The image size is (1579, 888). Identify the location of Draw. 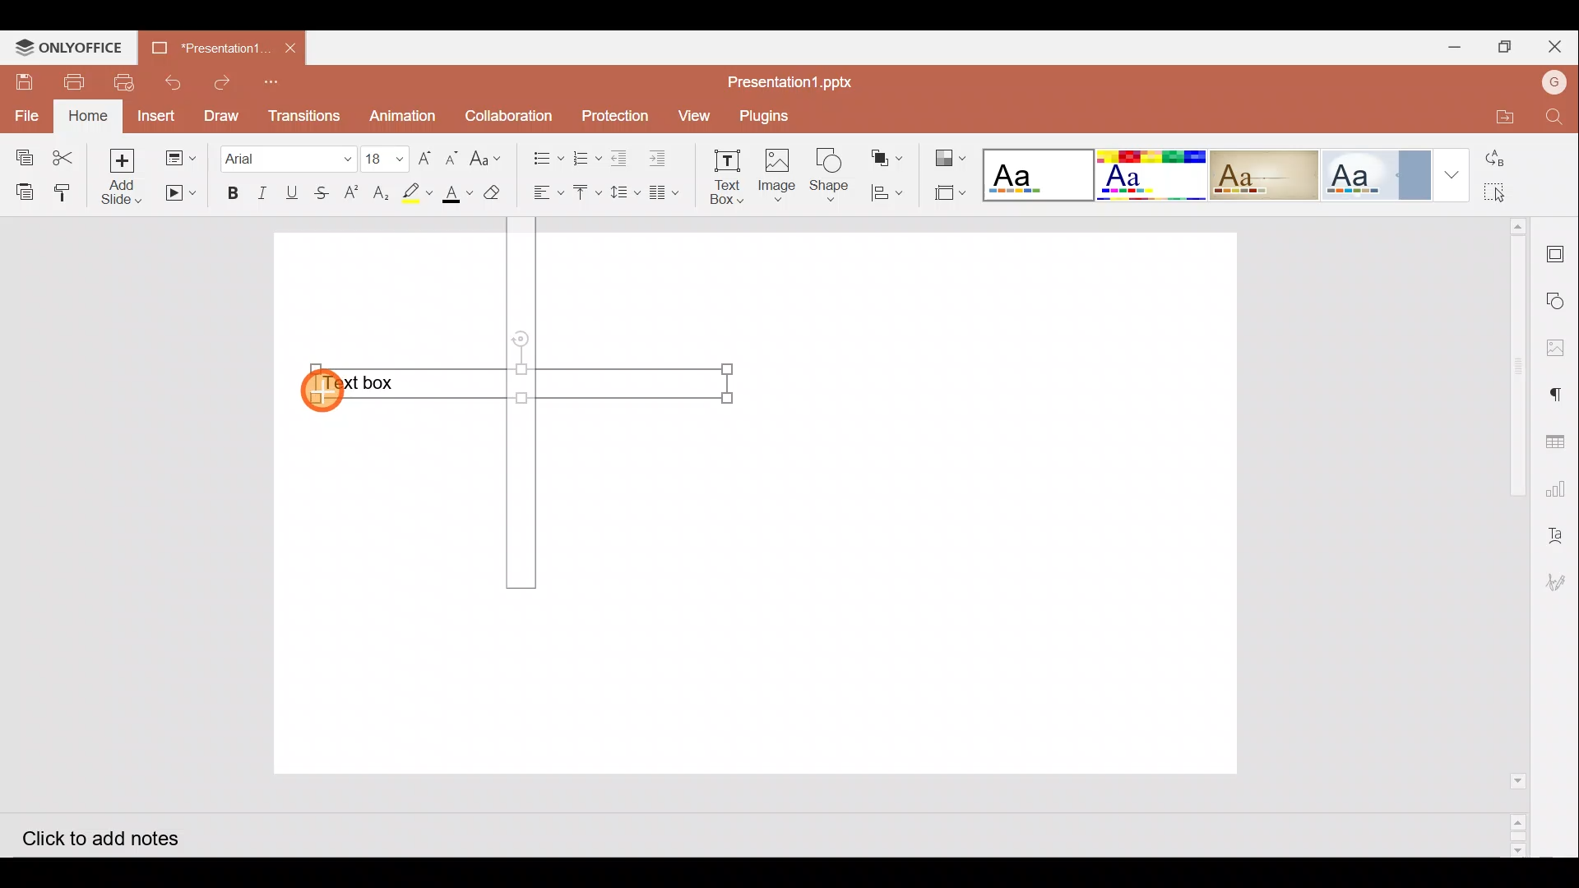
(220, 114).